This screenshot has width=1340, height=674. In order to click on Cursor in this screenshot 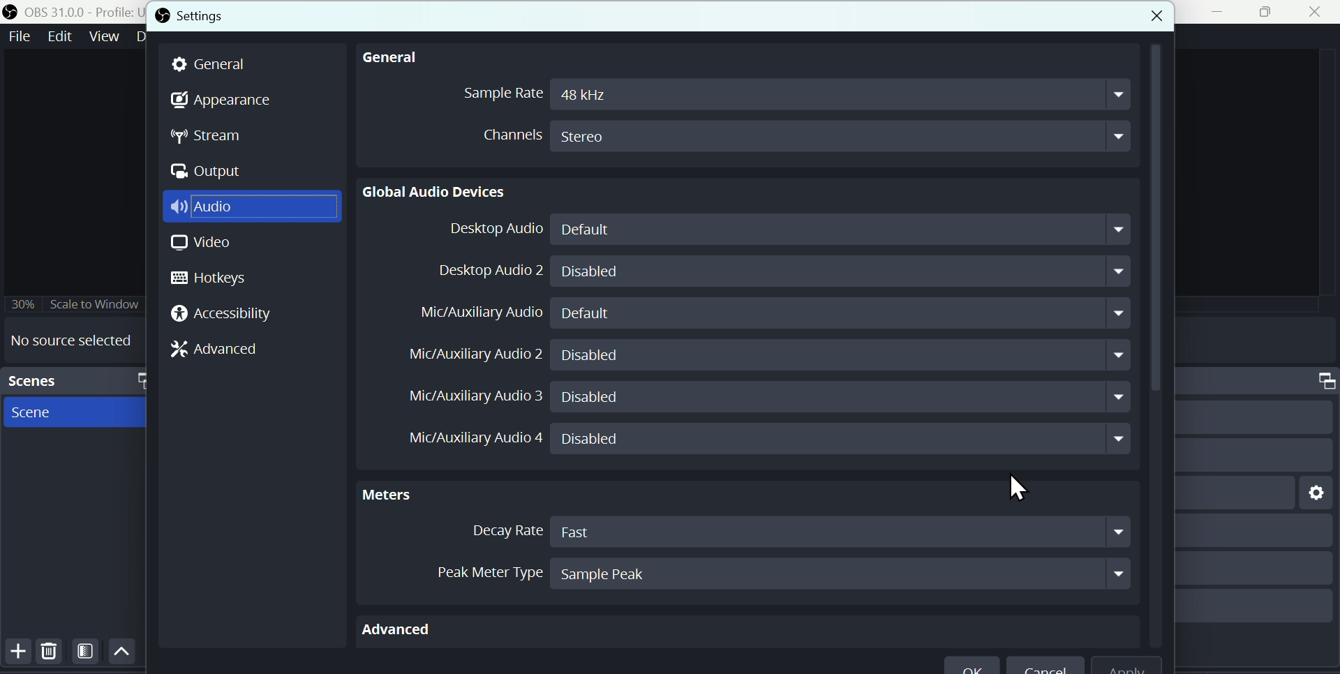, I will do `click(1021, 490)`.